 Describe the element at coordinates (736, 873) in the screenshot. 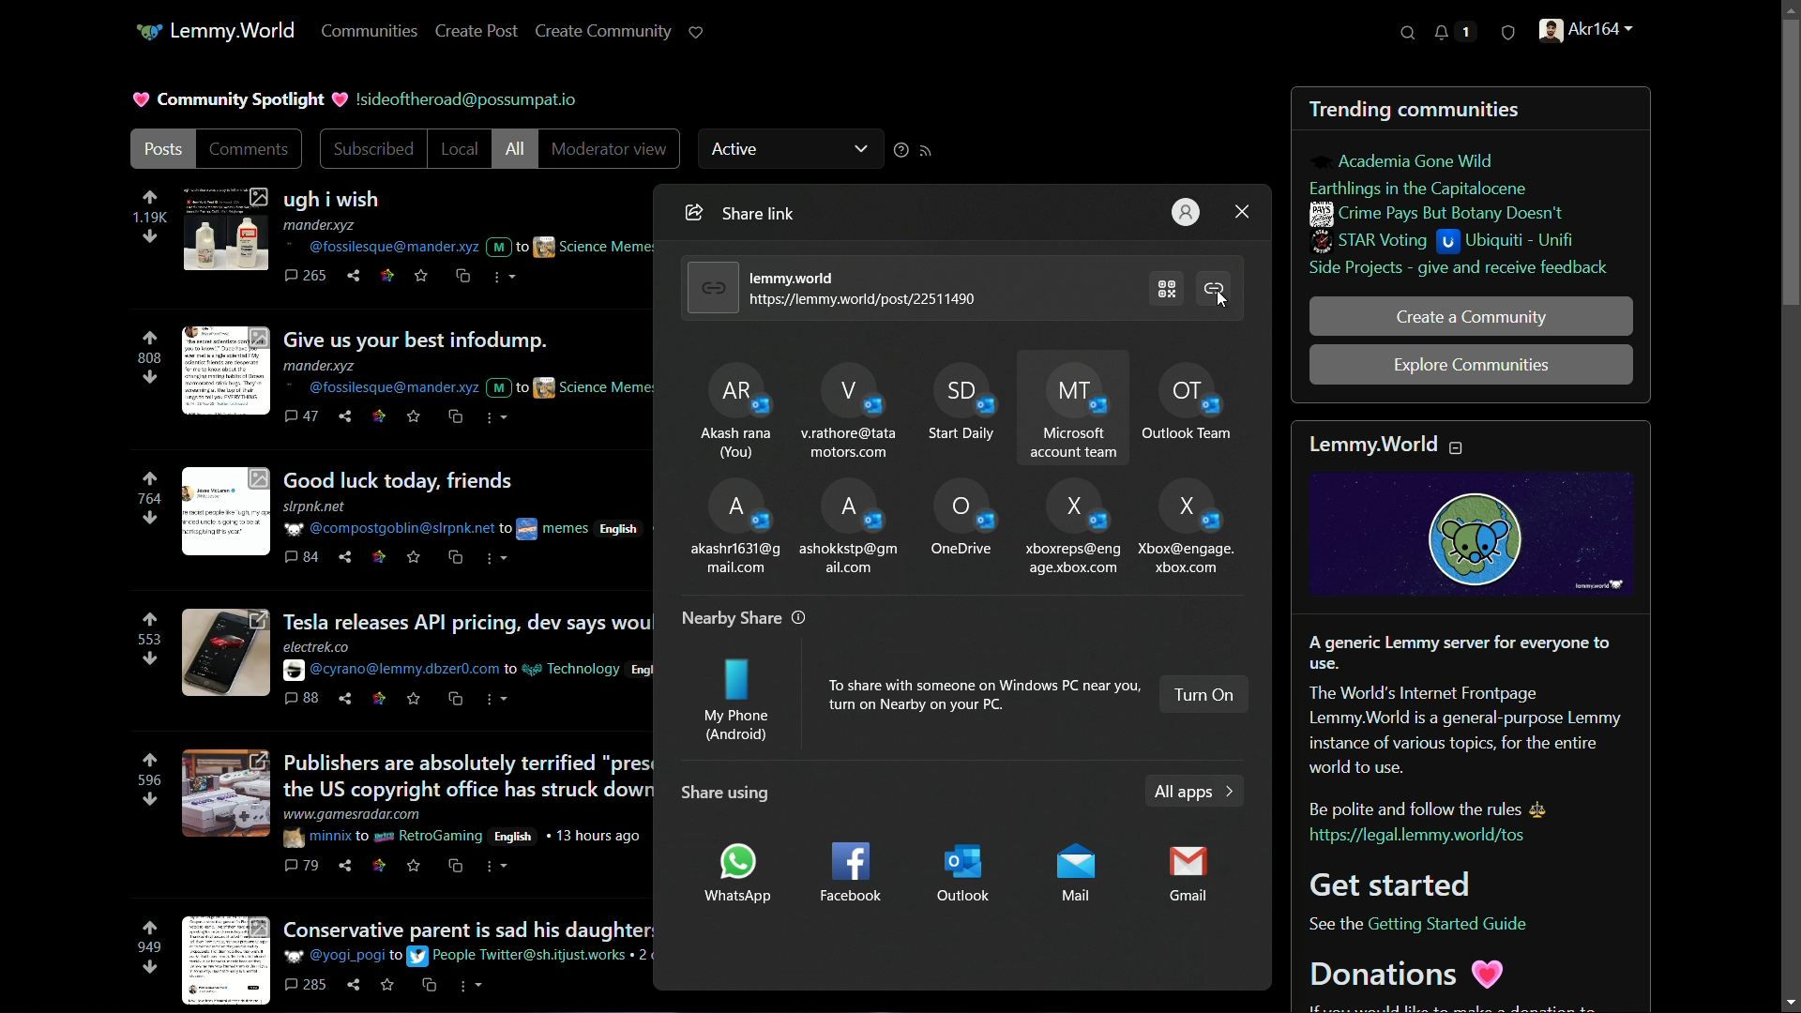

I see `whatsapp` at that location.